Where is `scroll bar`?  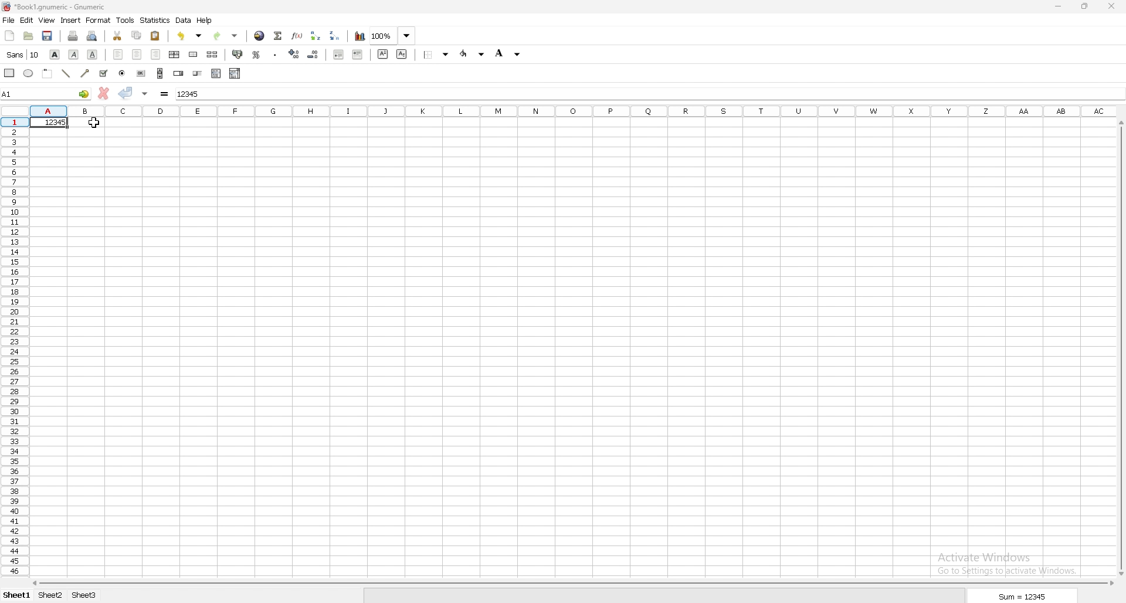
scroll bar is located at coordinates (571, 584).